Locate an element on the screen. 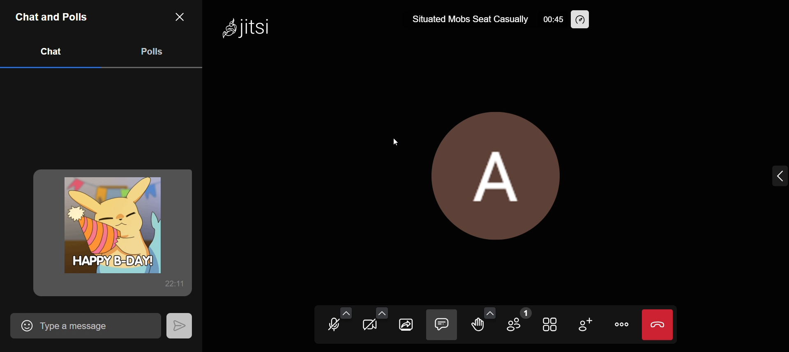 This screenshot has width=789, height=352. Type a message is located at coordinates (99, 326).